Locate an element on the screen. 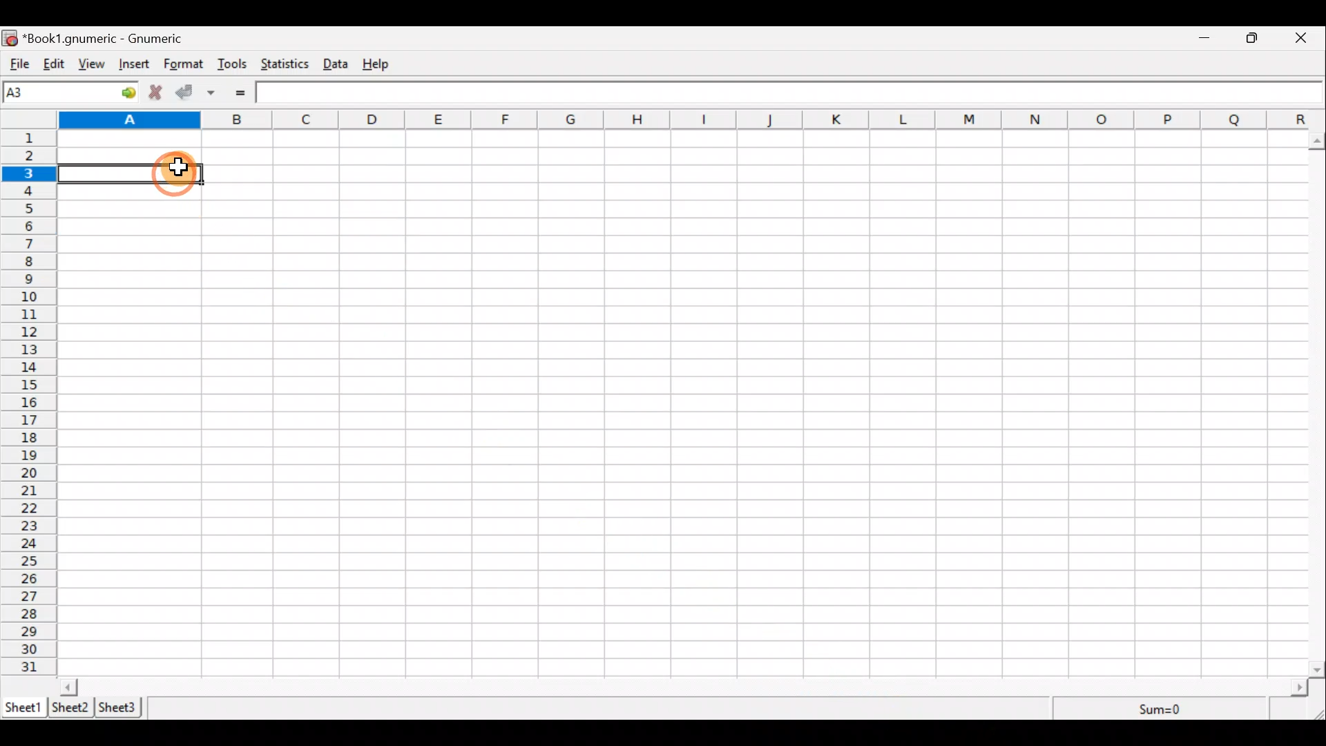  selected cell is located at coordinates (131, 173).